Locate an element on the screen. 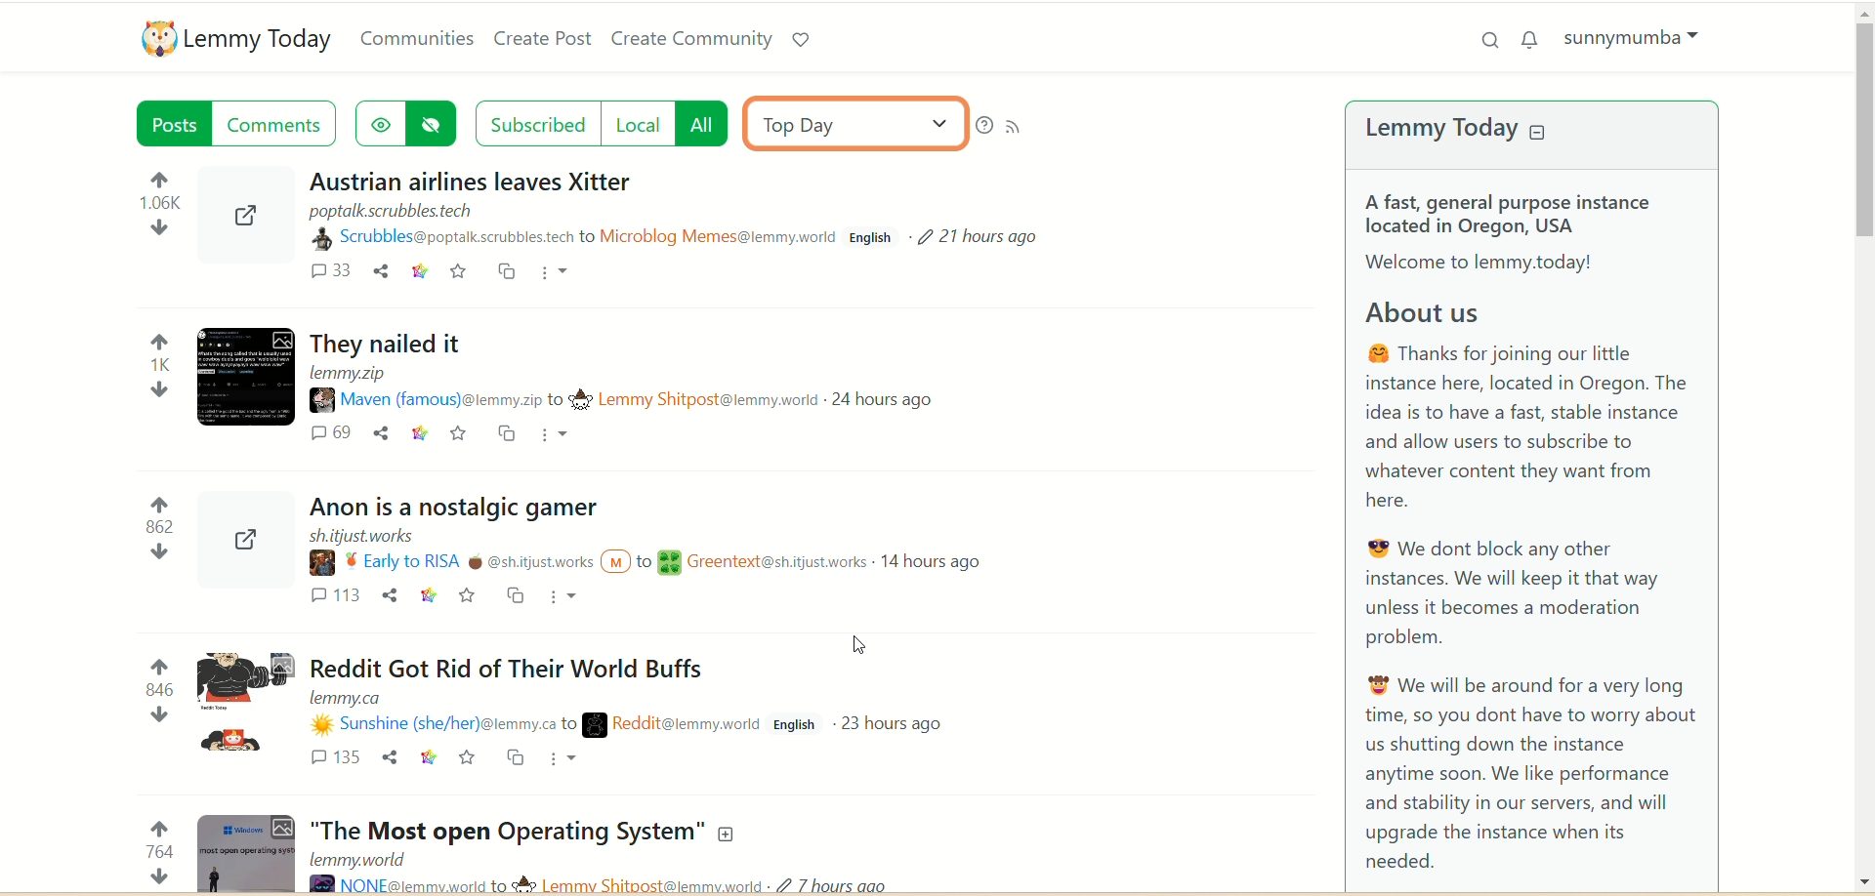 This screenshot has height=896, width=1875. local is located at coordinates (643, 124).